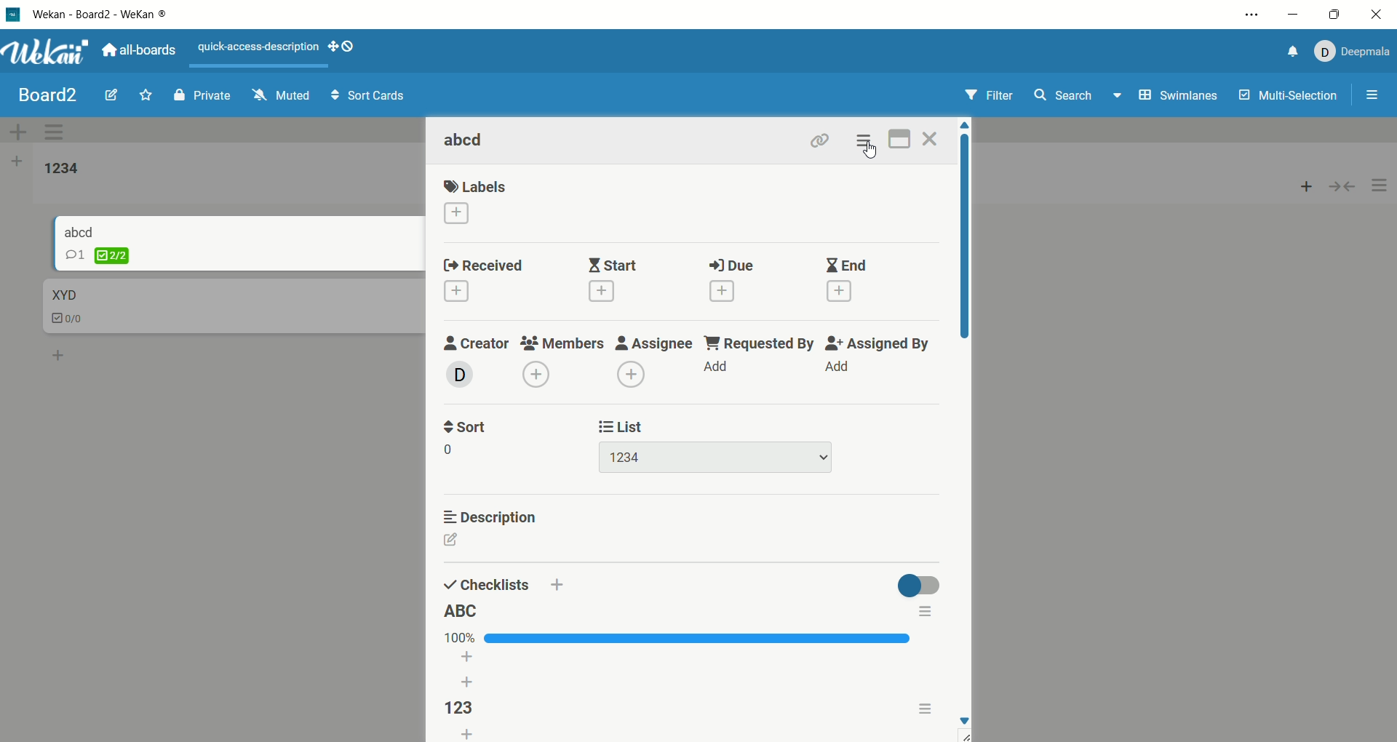 The height and width of the screenshot is (742, 1397). I want to click on close, so click(933, 139).